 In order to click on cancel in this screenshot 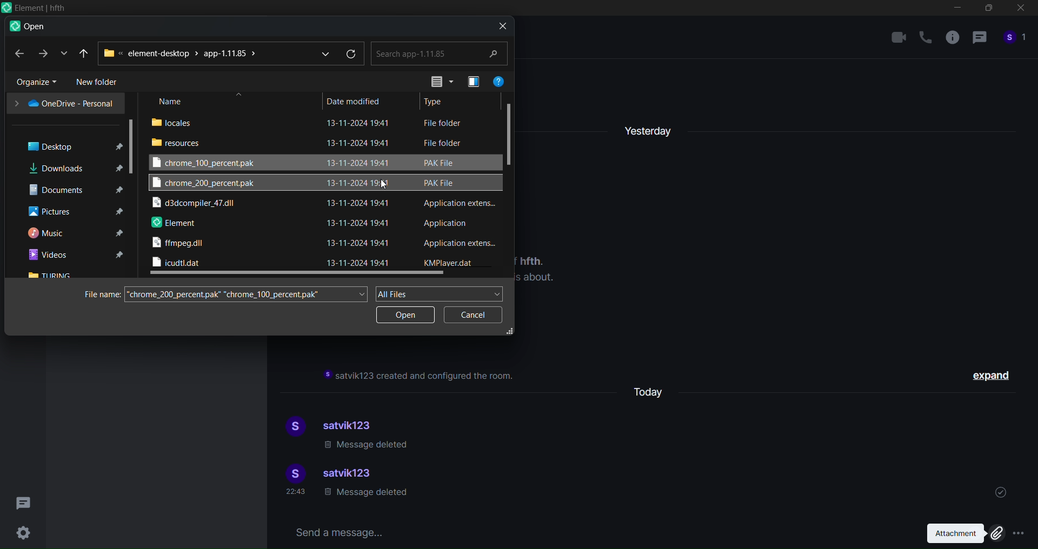, I will do `click(471, 316)`.